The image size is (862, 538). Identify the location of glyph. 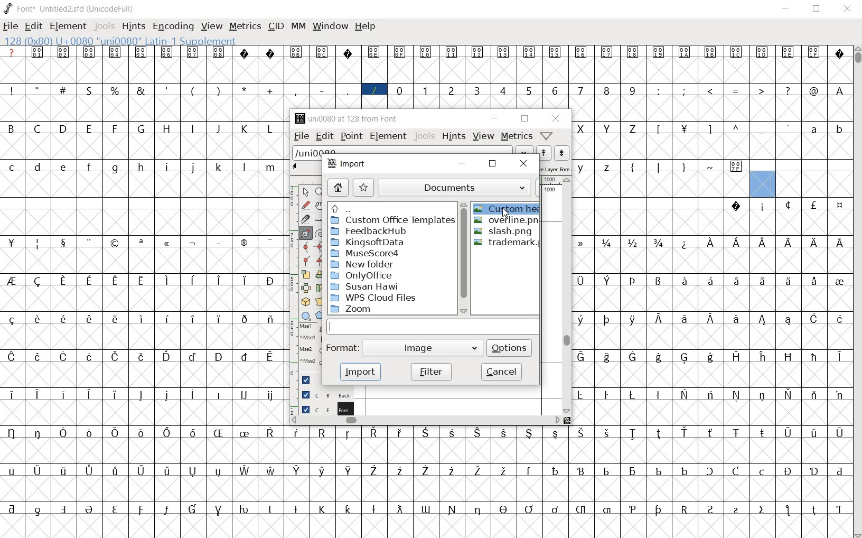
(167, 129).